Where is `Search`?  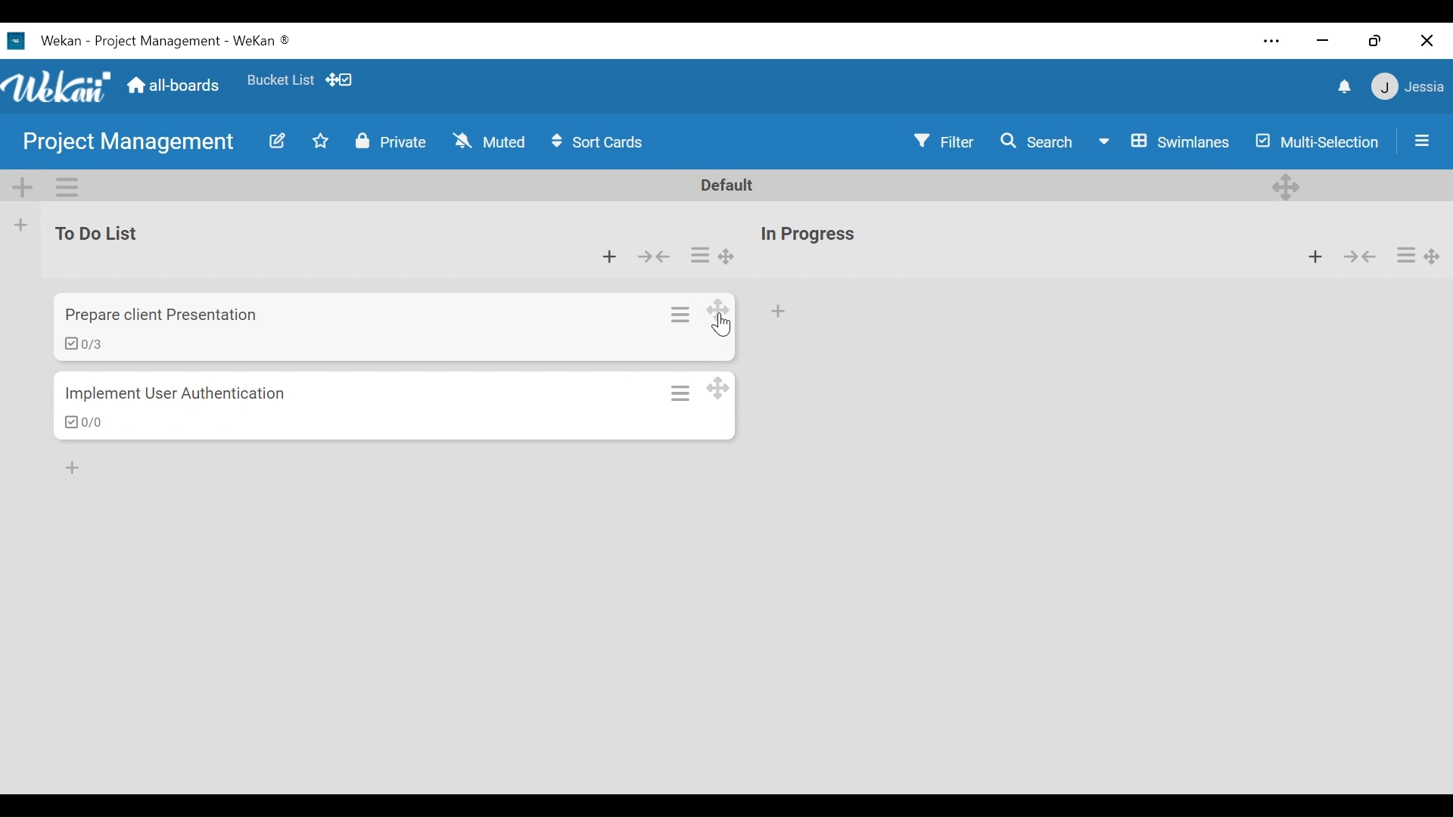
Search is located at coordinates (1039, 144).